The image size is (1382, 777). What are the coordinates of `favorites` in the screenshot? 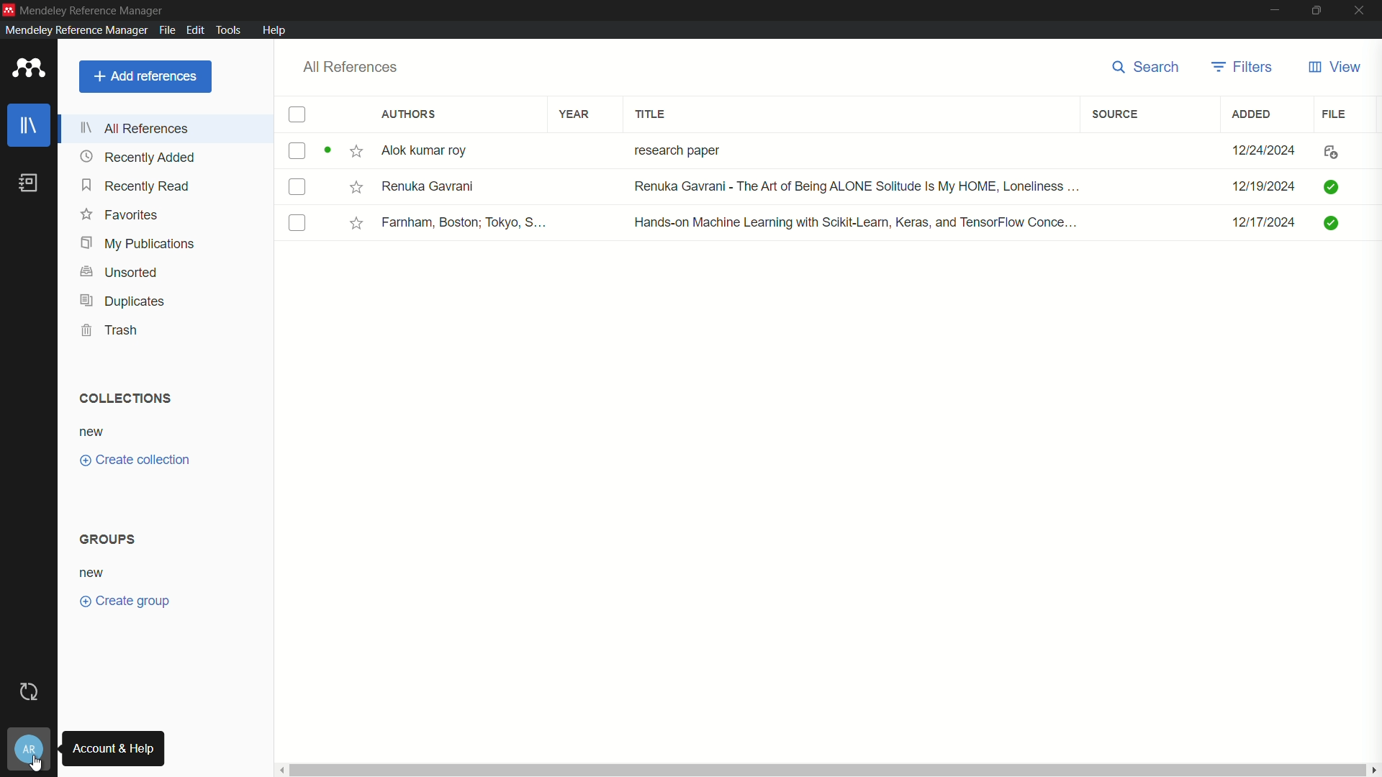 It's located at (122, 215).